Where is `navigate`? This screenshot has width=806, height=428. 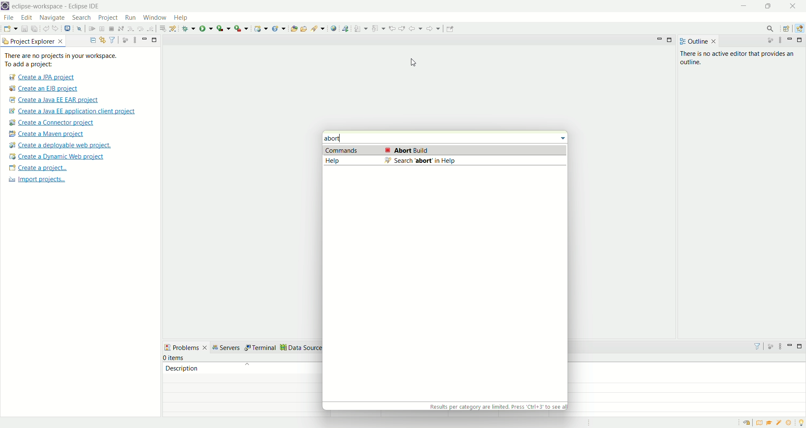 navigate is located at coordinates (52, 19).